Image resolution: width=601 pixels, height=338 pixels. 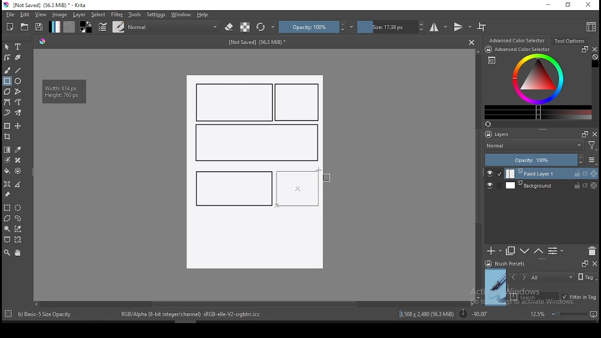 What do you see at coordinates (7, 171) in the screenshot?
I see `paint bucket tool` at bounding box center [7, 171].